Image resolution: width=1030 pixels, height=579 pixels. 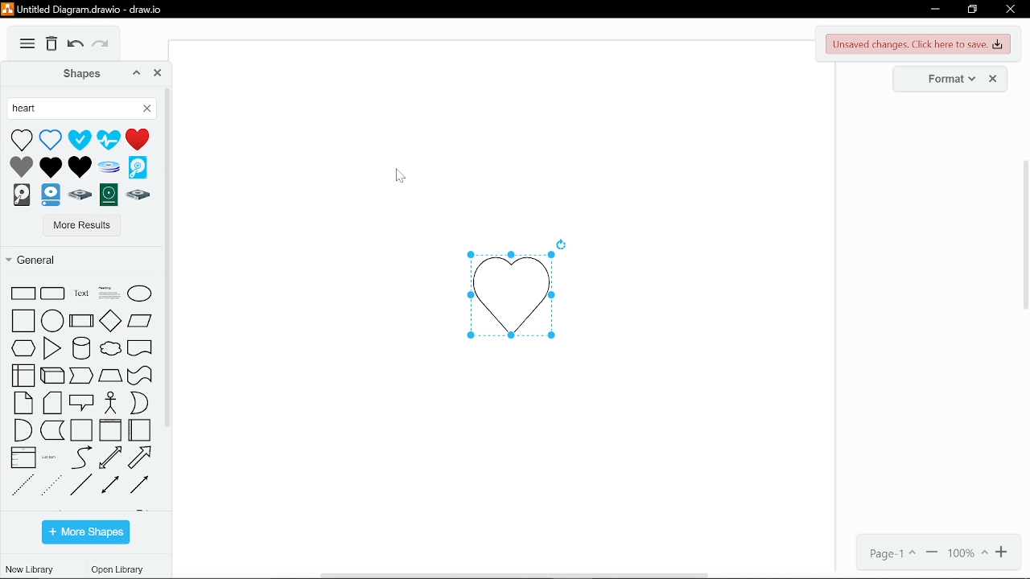 I want to click on rectangle, so click(x=24, y=294).